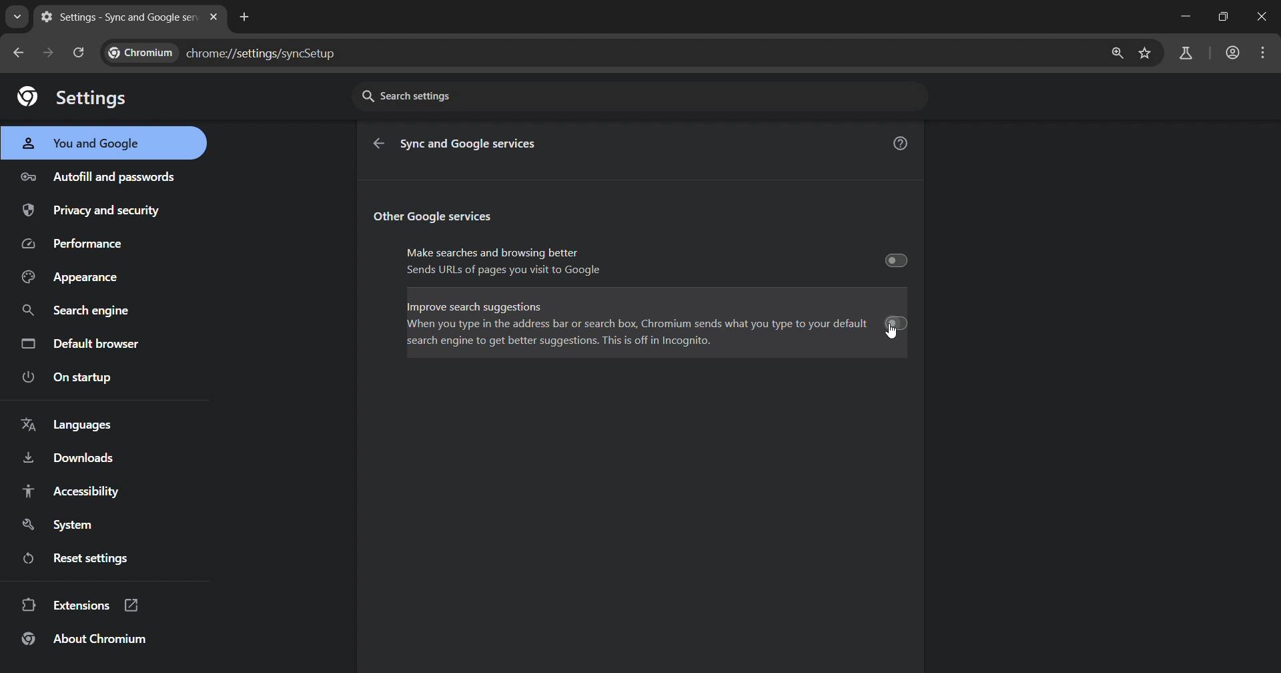 Image resolution: width=1281 pixels, height=673 pixels. Describe the element at coordinates (657, 322) in the screenshot. I see `Improve search suggestions
When you type in the address bar or search box, Chromium sends what you type to your default
search engine to get better suggestions. This is off in Incognito.` at that location.